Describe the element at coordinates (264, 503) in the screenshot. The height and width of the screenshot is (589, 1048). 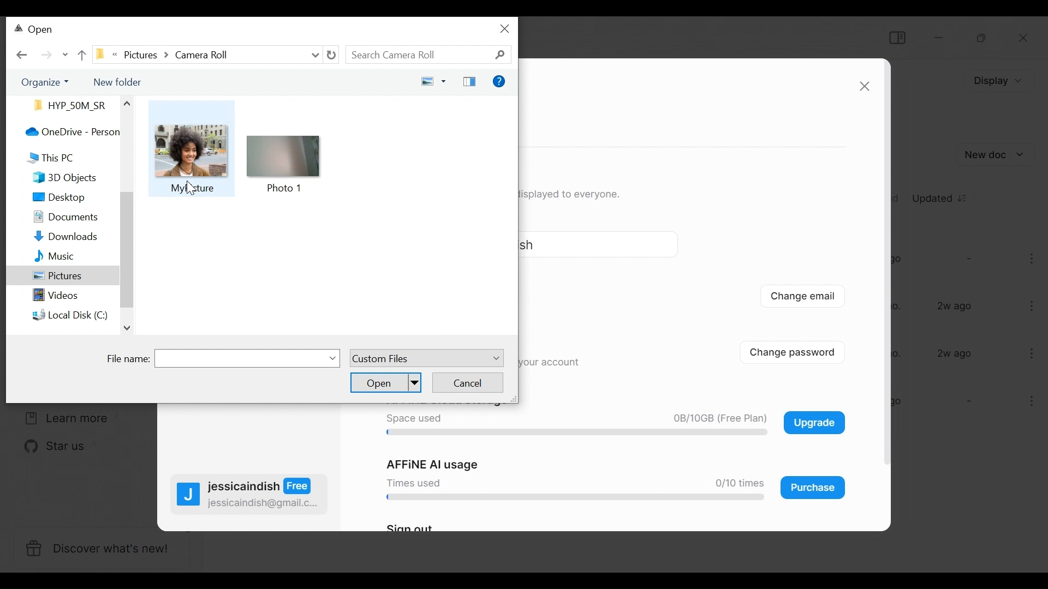
I see `jessicaindish@gmail.c...` at that location.